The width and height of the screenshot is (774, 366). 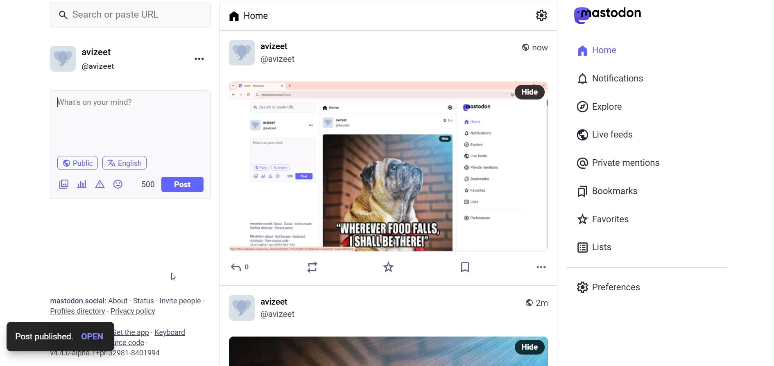 What do you see at coordinates (131, 120) in the screenshot?
I see `Whats on your mind` at bounding box center [131, 120].